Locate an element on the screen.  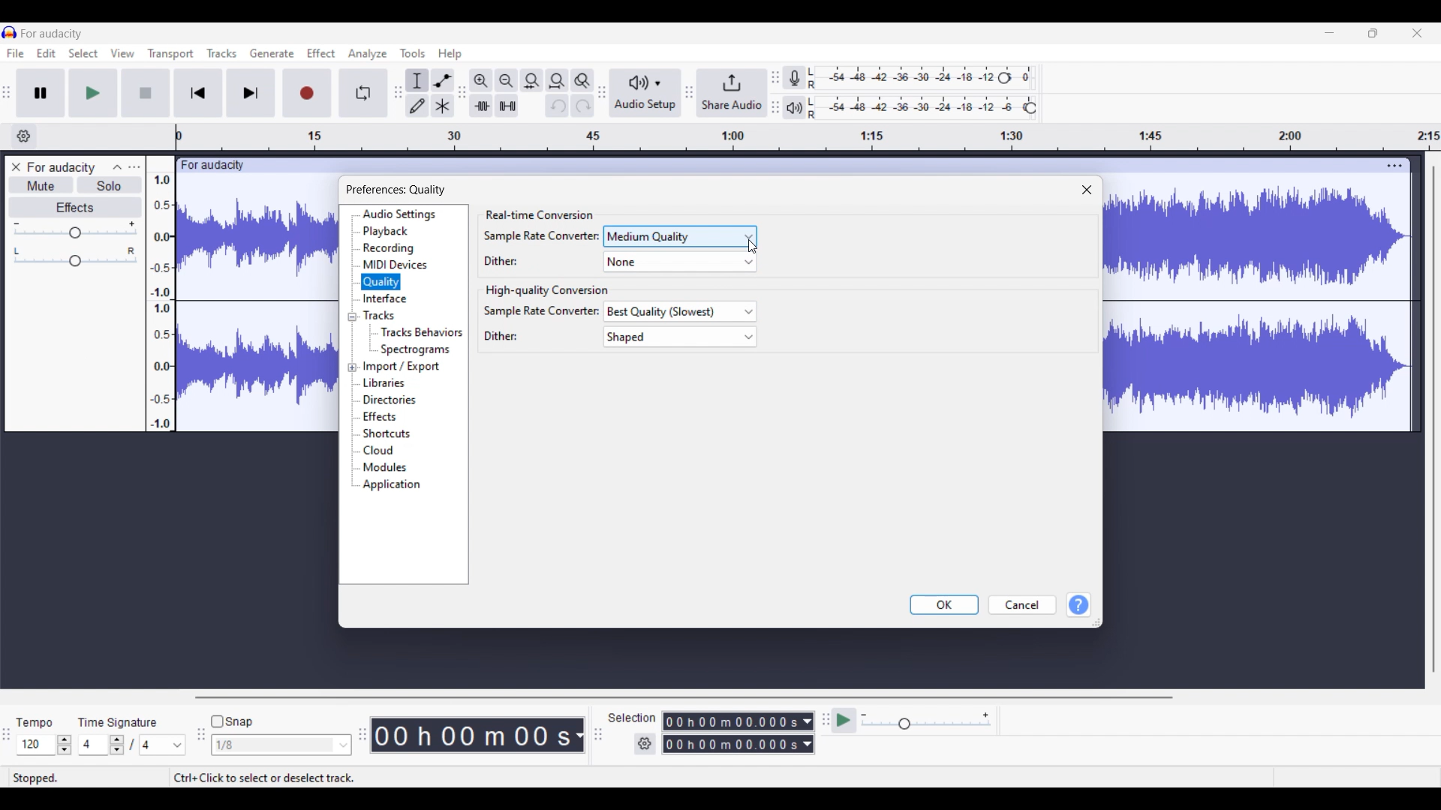
Playback is located at coordinates (386, 231).